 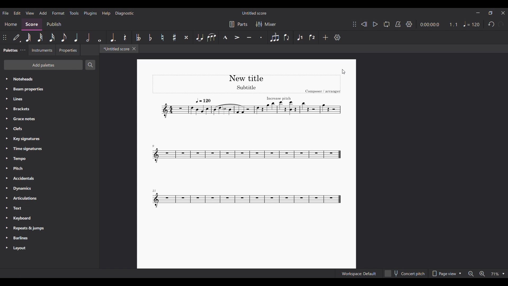 I want to click on Mixer settings, so click(x=266, y=24).